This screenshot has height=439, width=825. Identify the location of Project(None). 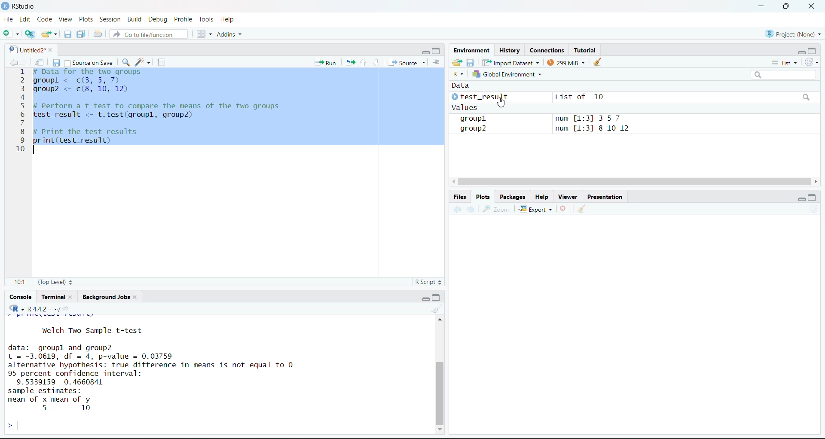
(795, 34).